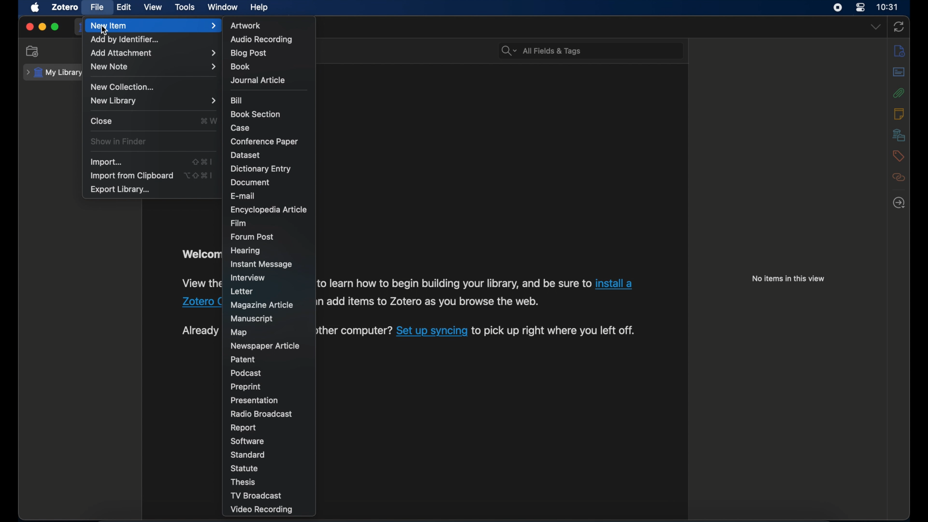 The height and width of the screenshot is (522, 928). I want to click on tags, so click(898, 156).